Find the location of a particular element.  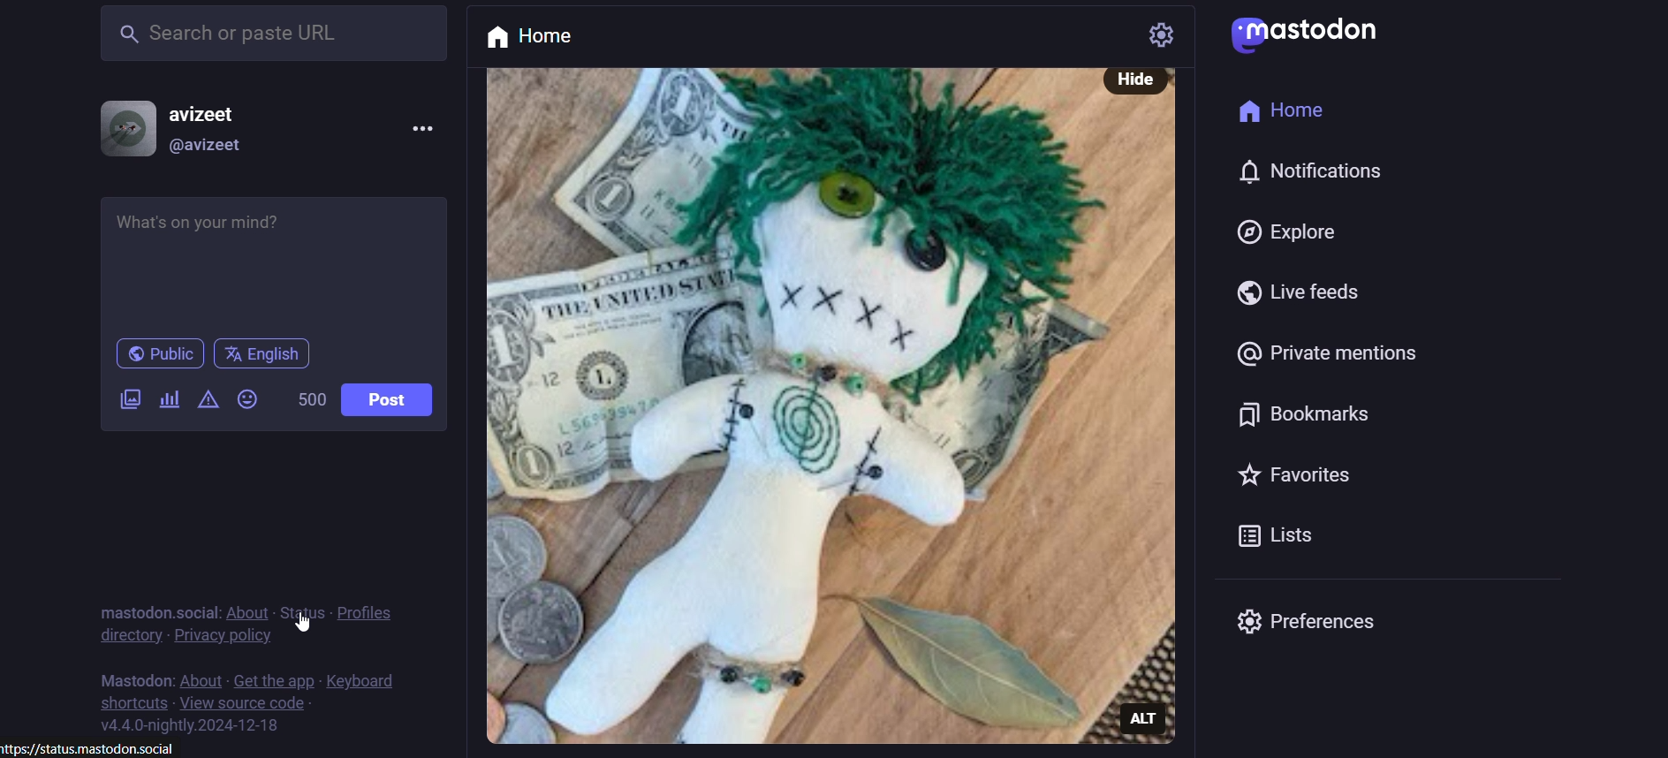

logo is located at coordinates (1308, 35).